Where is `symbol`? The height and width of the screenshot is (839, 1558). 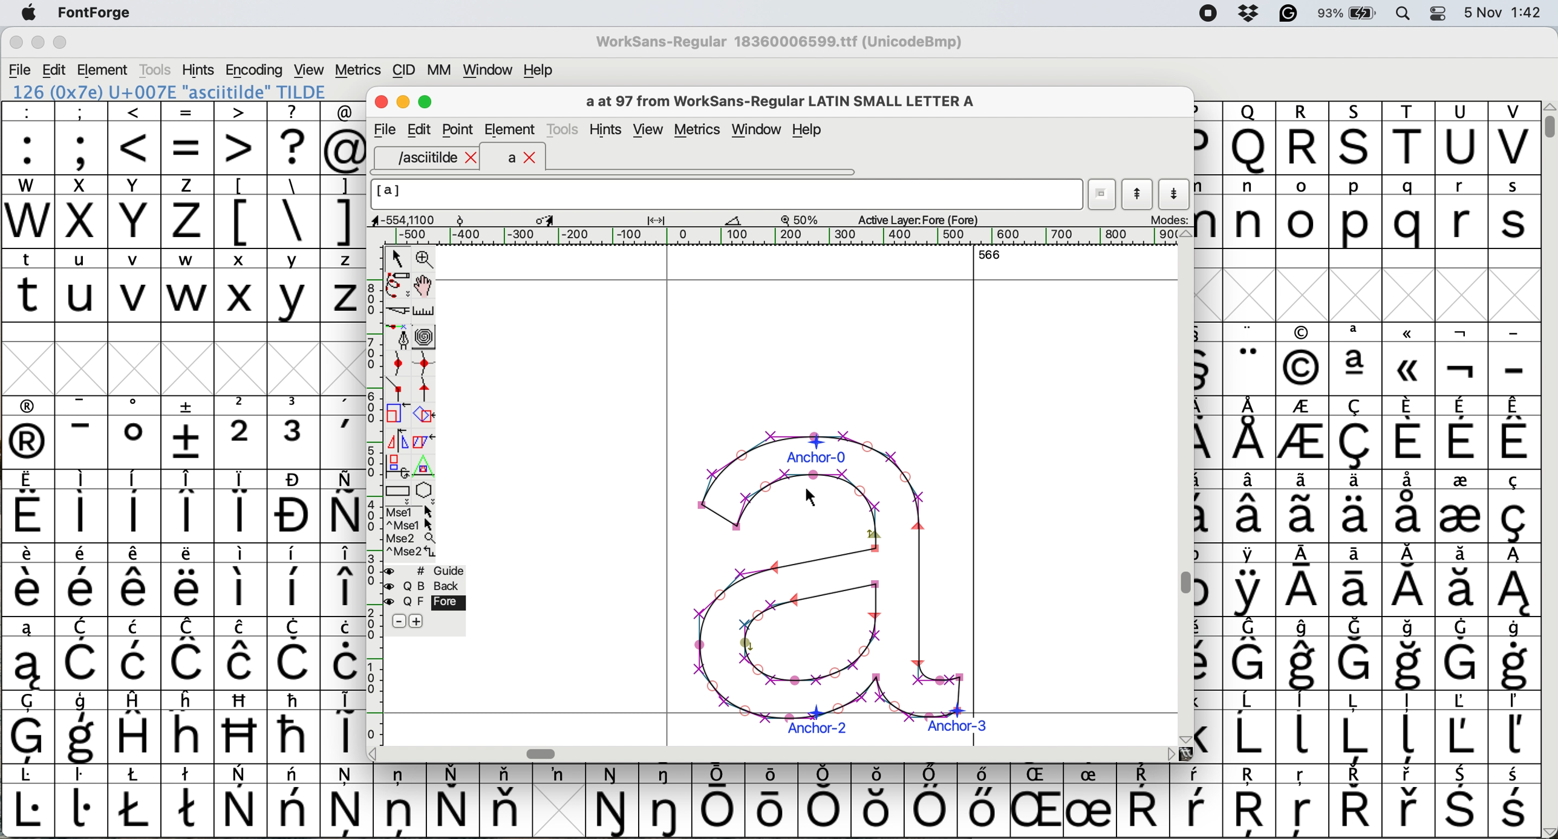
symbol is located at coordinates (1409, 432).